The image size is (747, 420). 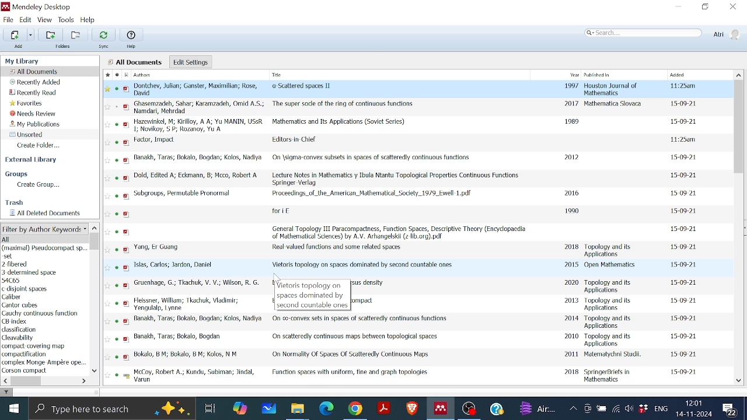 I want to click on Profile, so click(x=727, y=35).